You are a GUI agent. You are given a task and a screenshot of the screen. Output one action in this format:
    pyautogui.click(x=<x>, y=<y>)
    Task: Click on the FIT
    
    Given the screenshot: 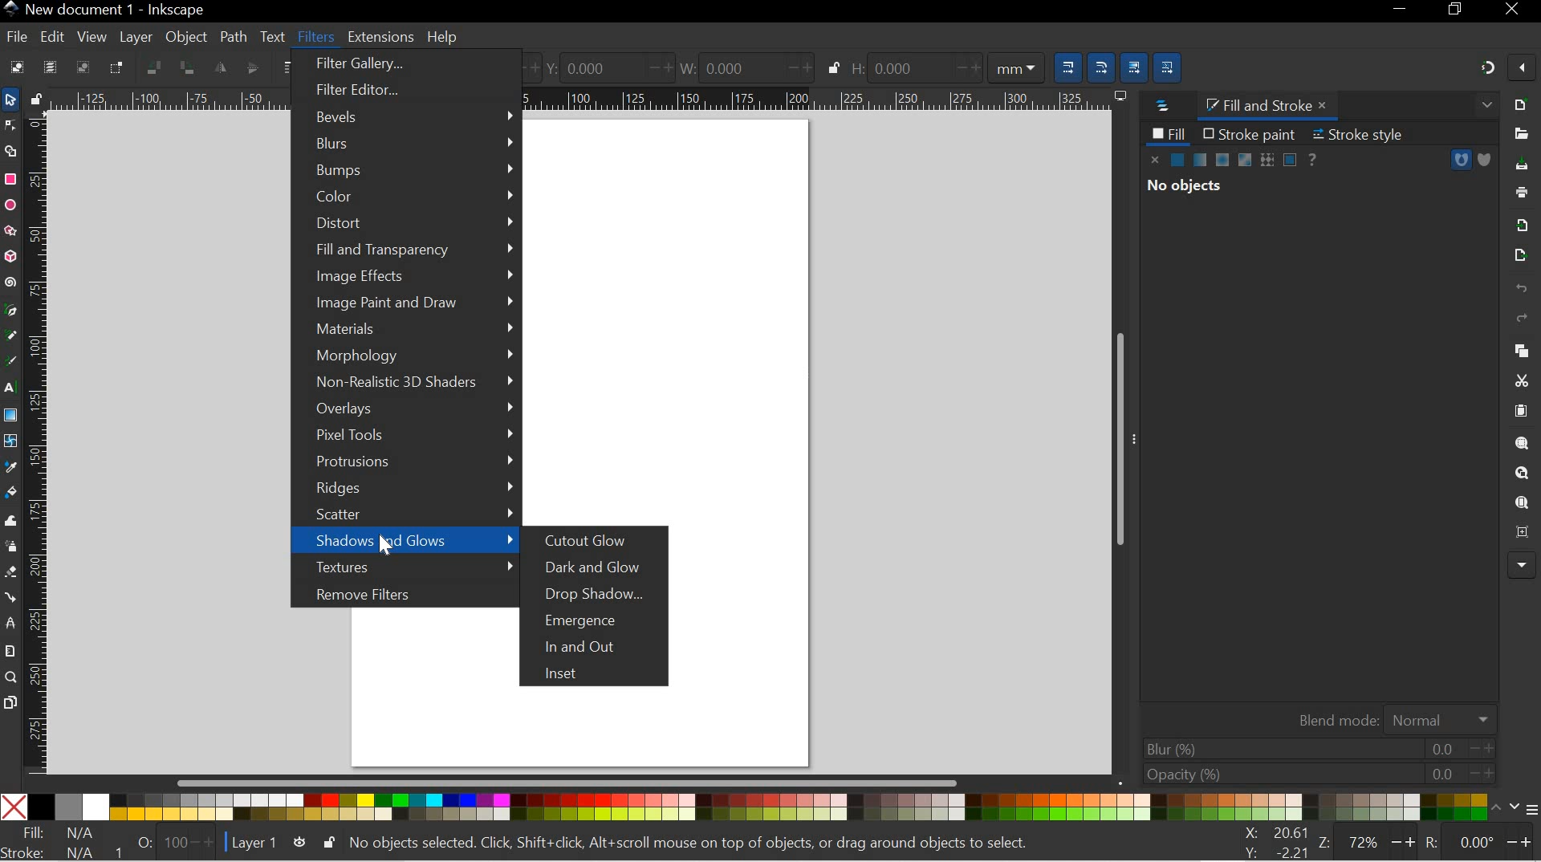 What is the action you would take?
    pyautogui.click(x=59, y=833)
    